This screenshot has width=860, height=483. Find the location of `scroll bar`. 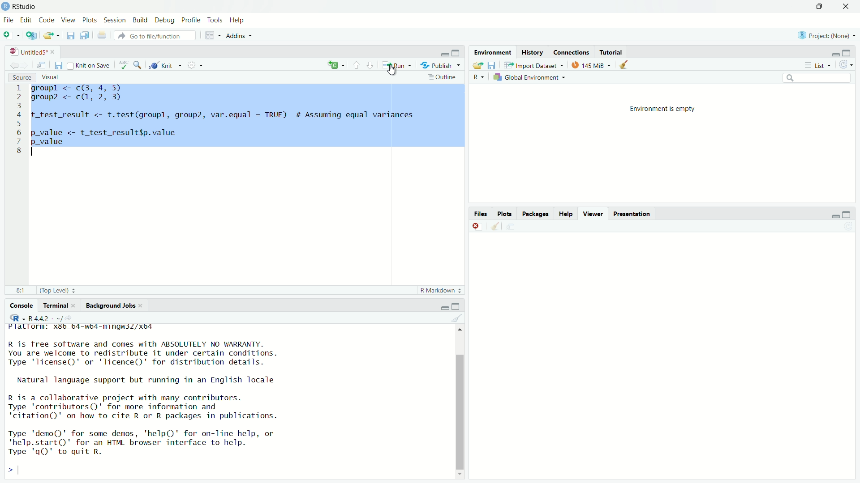

scroll bar is located at coordinates (458, 401).